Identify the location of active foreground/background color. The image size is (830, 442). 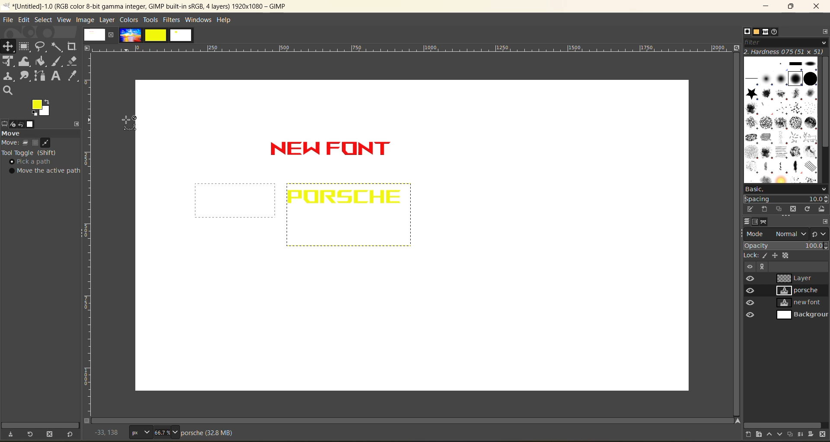
(41, 107).